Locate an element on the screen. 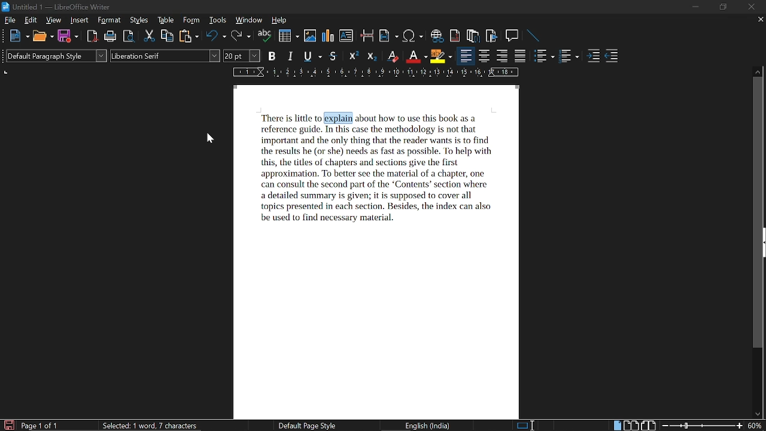 The image size is (766, 431). There is little to is located at coordinates (289, 118).